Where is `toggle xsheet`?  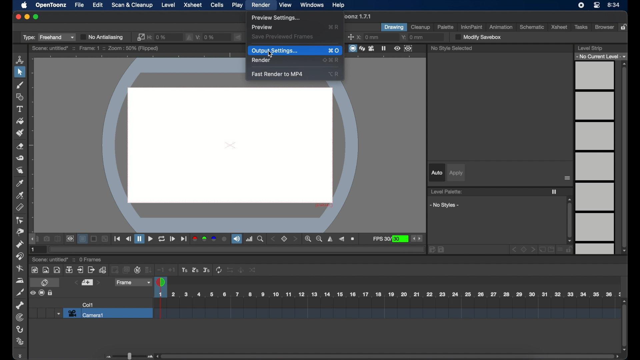
toggle xsheet is located at coordinates (46, 283).